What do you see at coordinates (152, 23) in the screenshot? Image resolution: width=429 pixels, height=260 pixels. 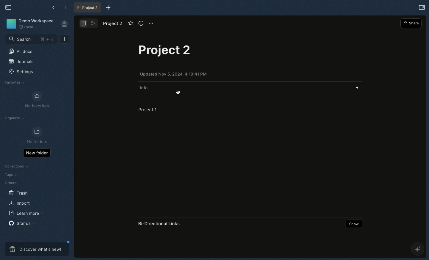 I see `Options` at bounding box center [152, 23].